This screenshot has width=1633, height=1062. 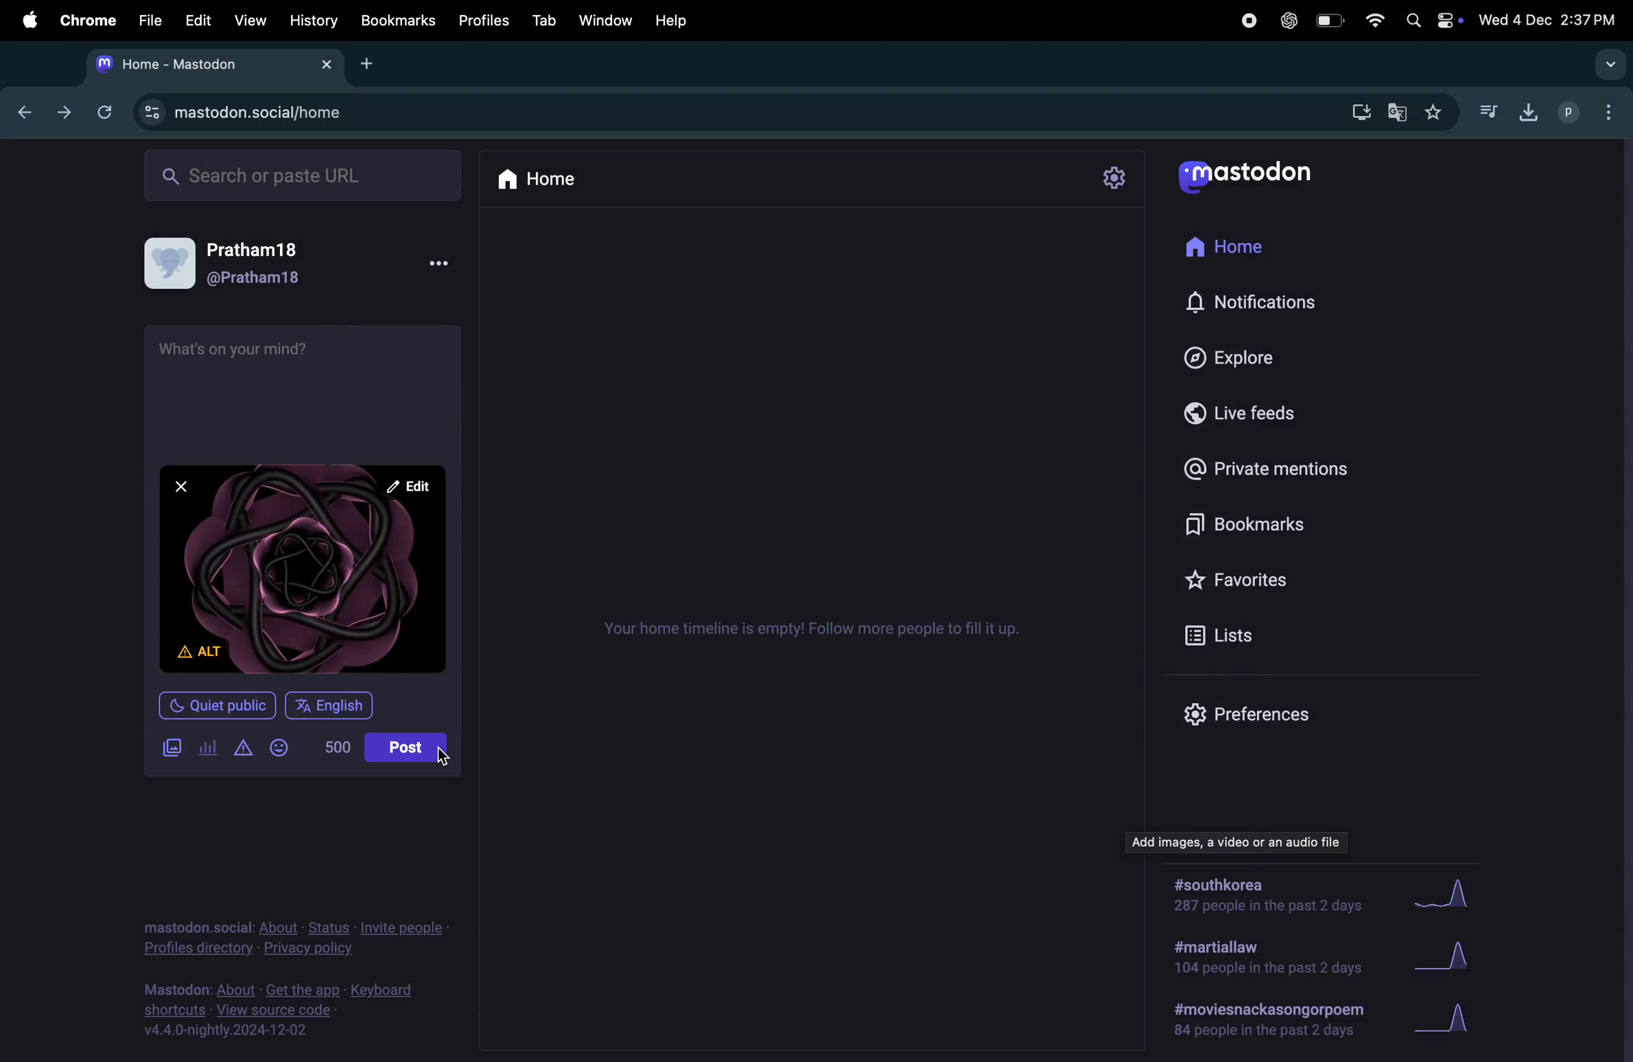 I want to click on translates, so click(x=1398, y=113).